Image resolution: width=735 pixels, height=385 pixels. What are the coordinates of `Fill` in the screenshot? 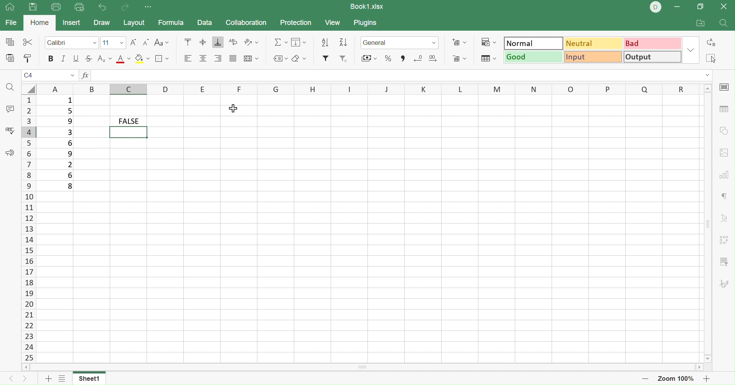 It's located at (299, 42).